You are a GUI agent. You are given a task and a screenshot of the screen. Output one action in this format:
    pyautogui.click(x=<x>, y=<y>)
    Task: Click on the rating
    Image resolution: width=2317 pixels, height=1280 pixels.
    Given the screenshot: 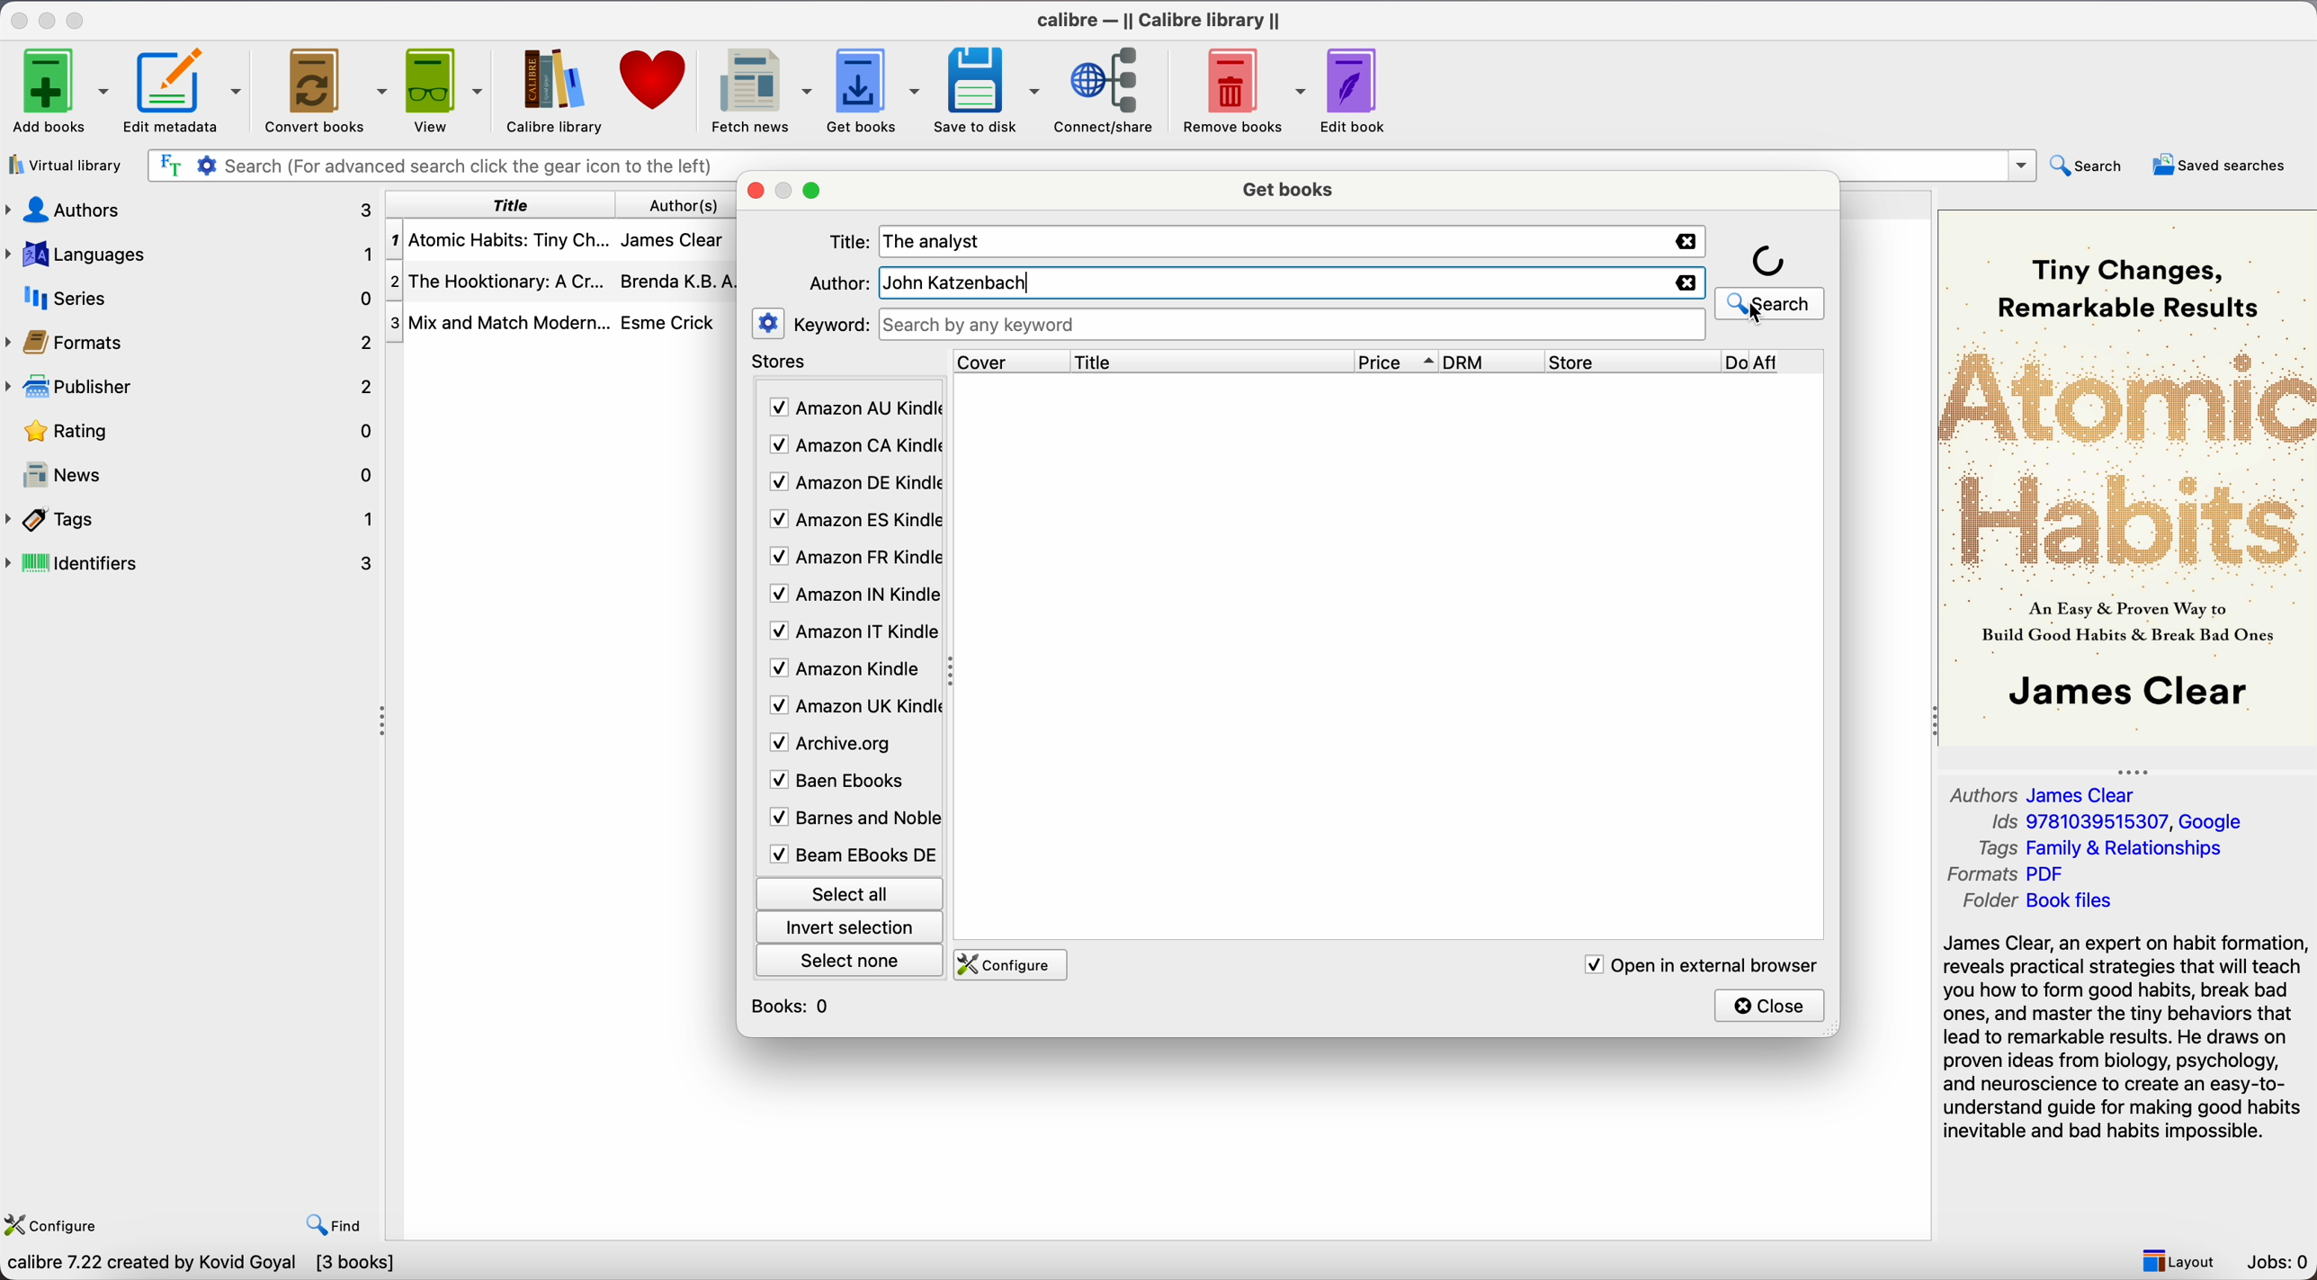 What is the action you would take?
    pyautogui.click(x=194, y=431)
    